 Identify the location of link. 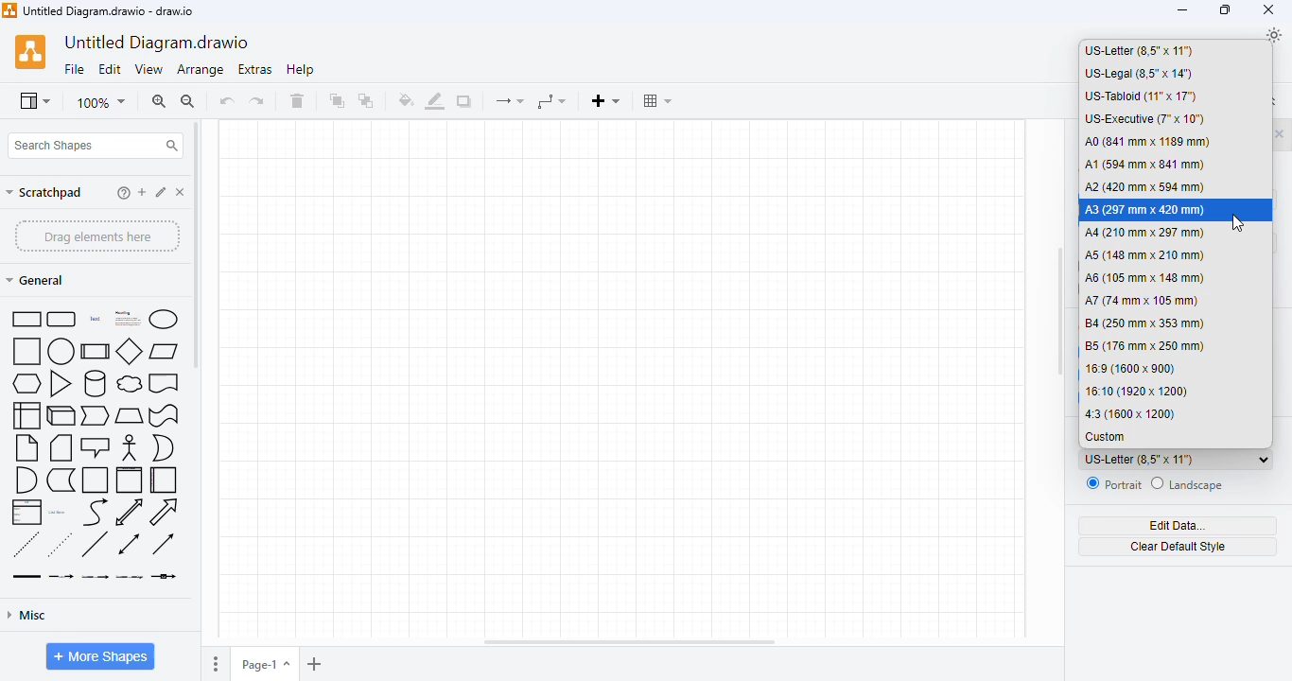
(26, 576).